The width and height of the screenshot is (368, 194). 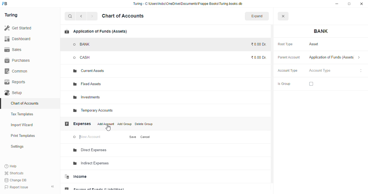 I want to click on source of funds (liabilities), so click(x=94, y=188).